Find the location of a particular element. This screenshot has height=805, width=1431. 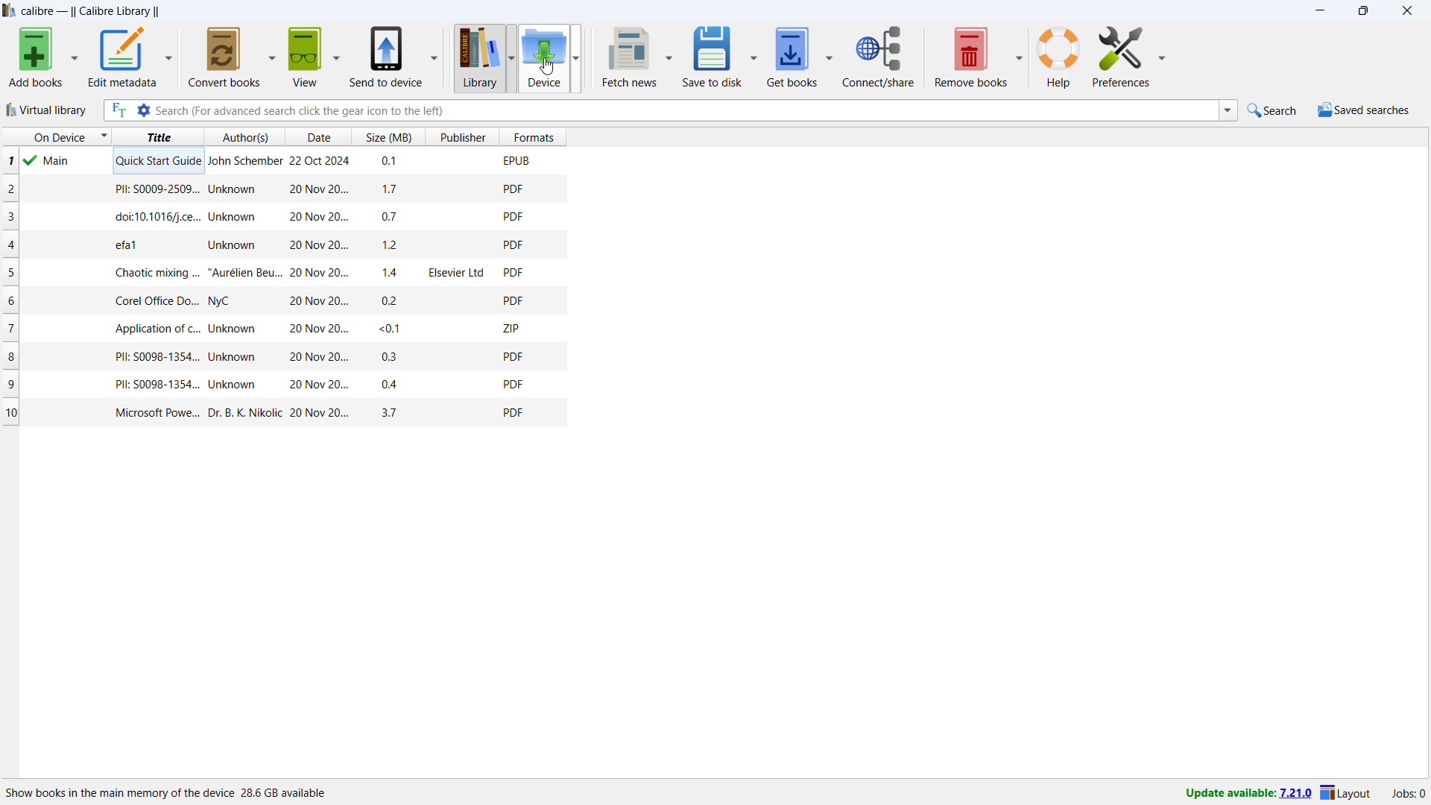

get books is located at coordinates (792, 55).